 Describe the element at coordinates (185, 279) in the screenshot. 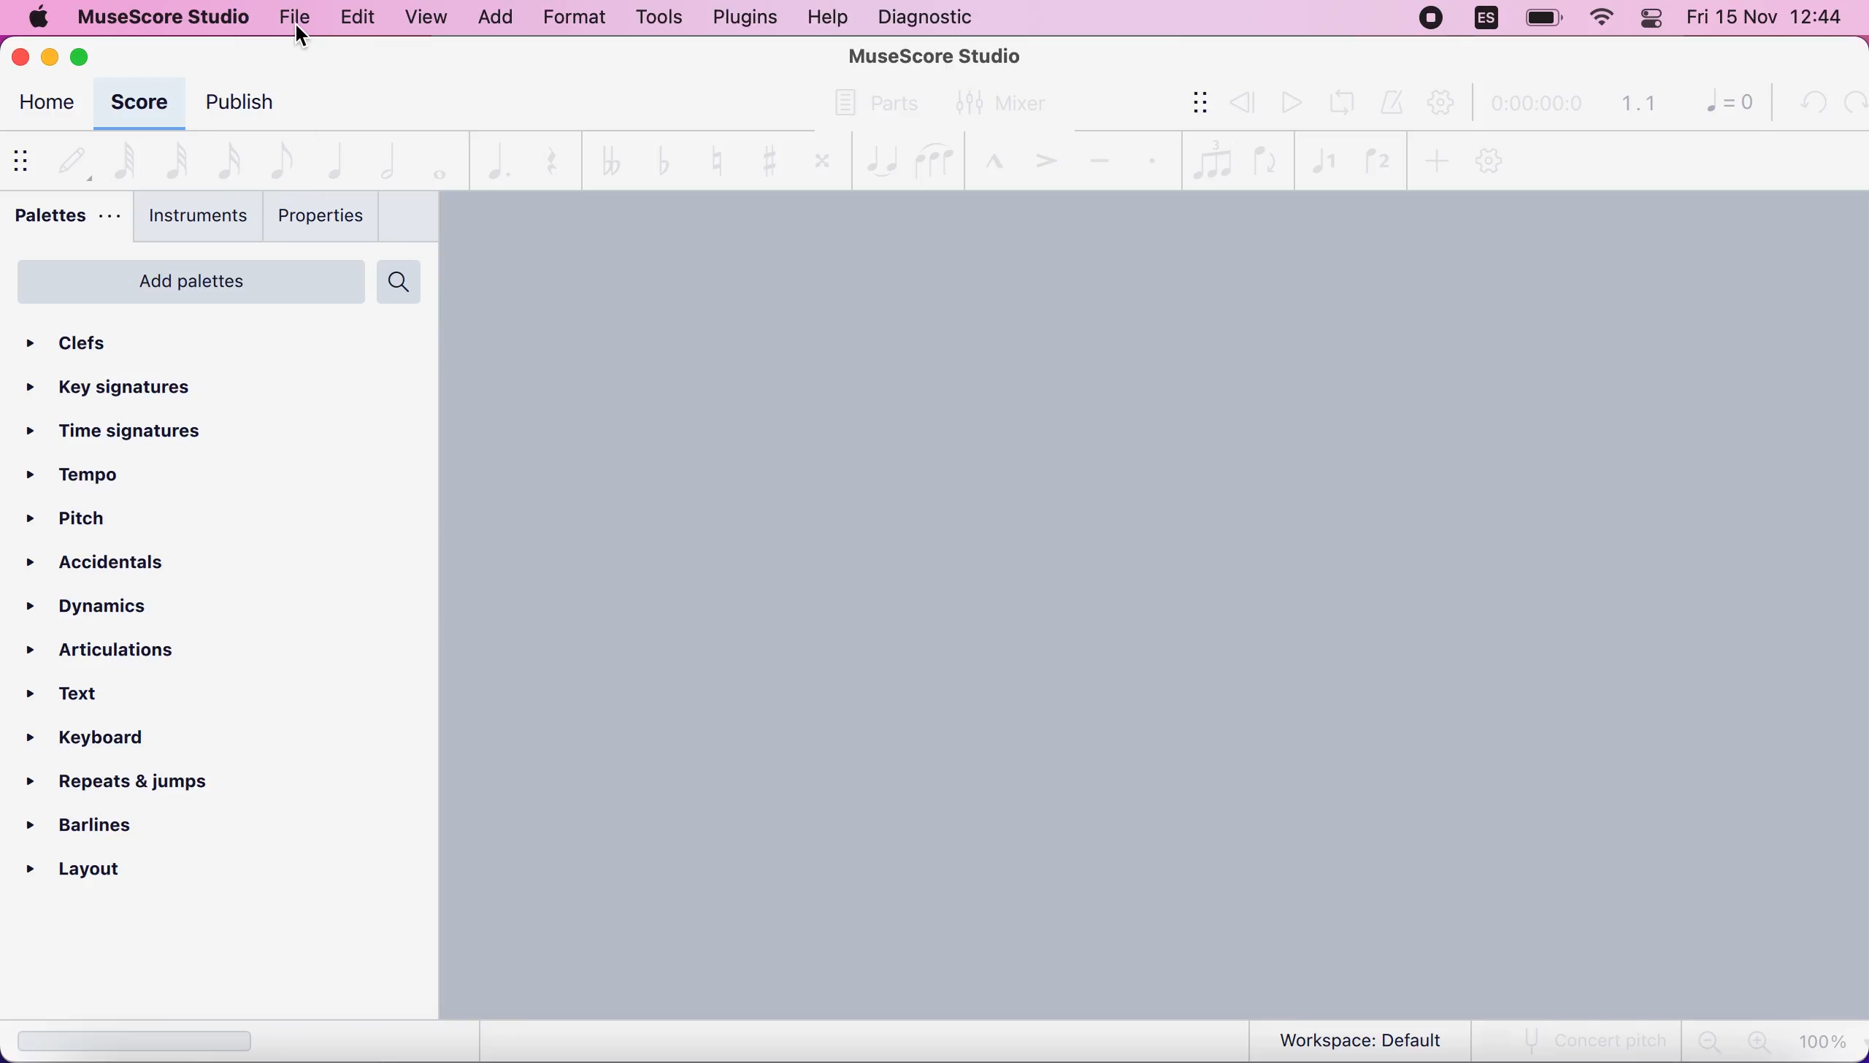

I see `add palettes` at that location.